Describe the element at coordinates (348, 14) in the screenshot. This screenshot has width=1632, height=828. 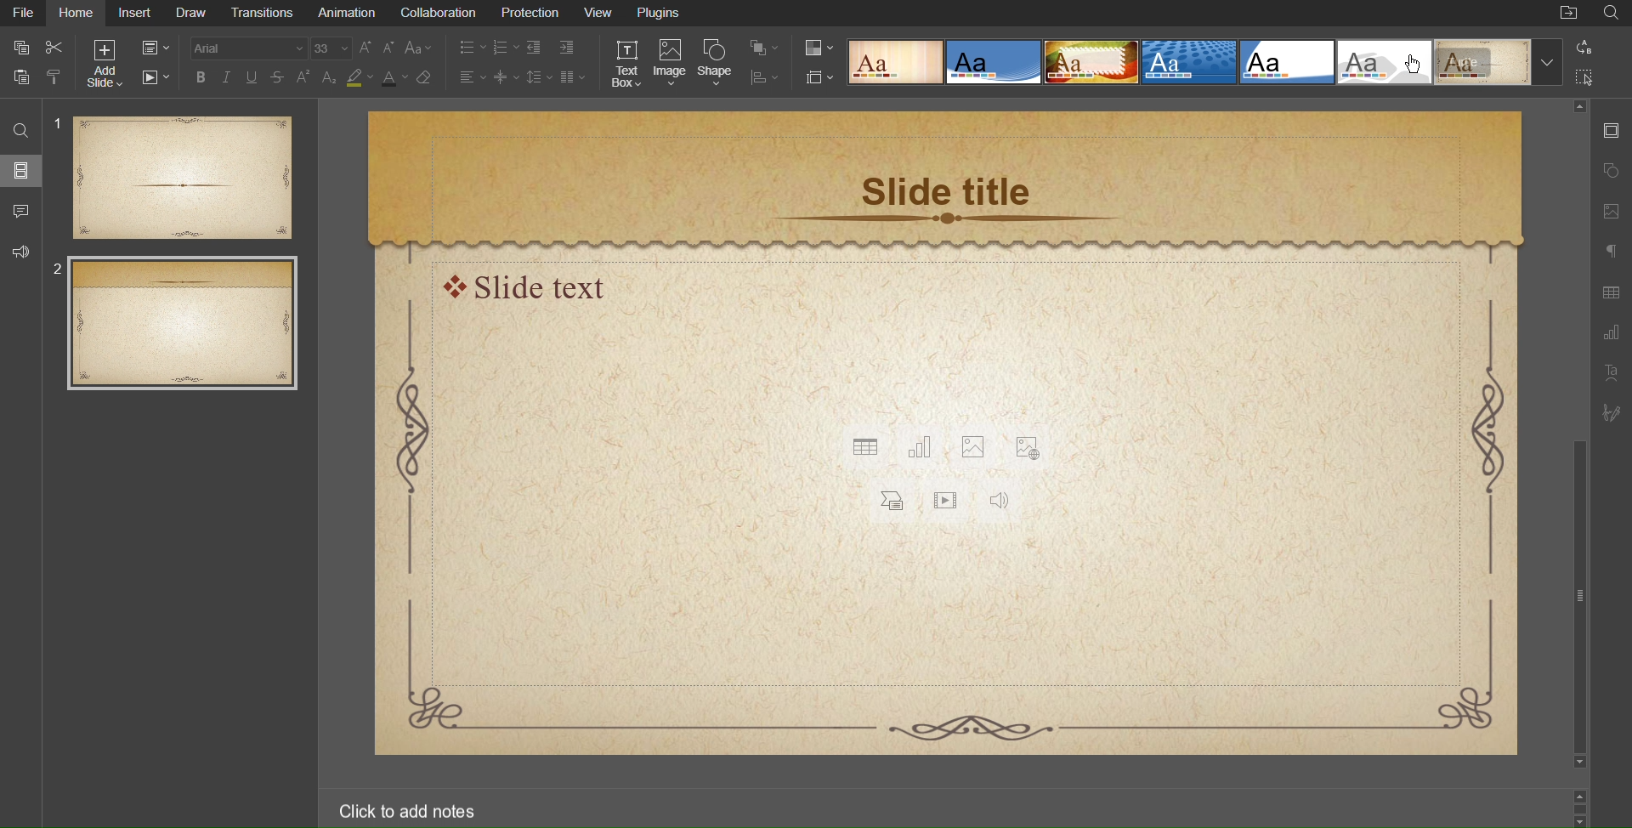
I see `Animation` at that location.